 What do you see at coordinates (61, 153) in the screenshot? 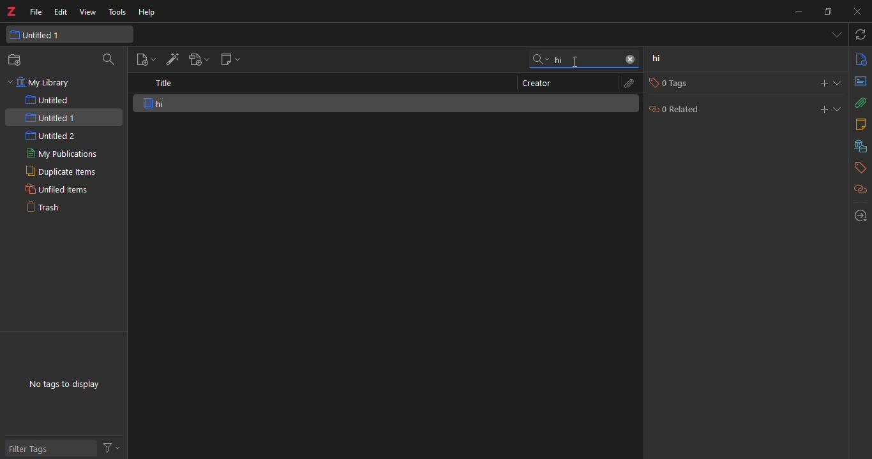
I see `my publications` at bounding box center [61, 153].